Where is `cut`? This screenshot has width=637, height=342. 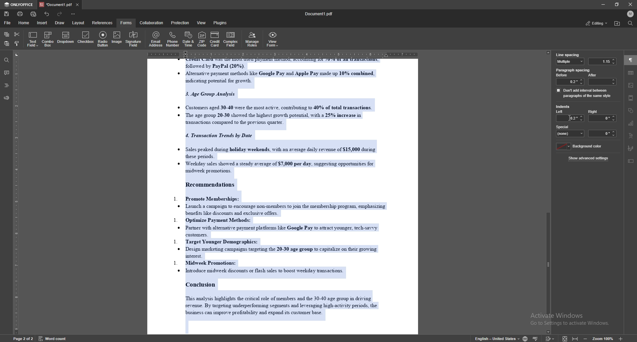 cut is located at coordinates (17, 34).